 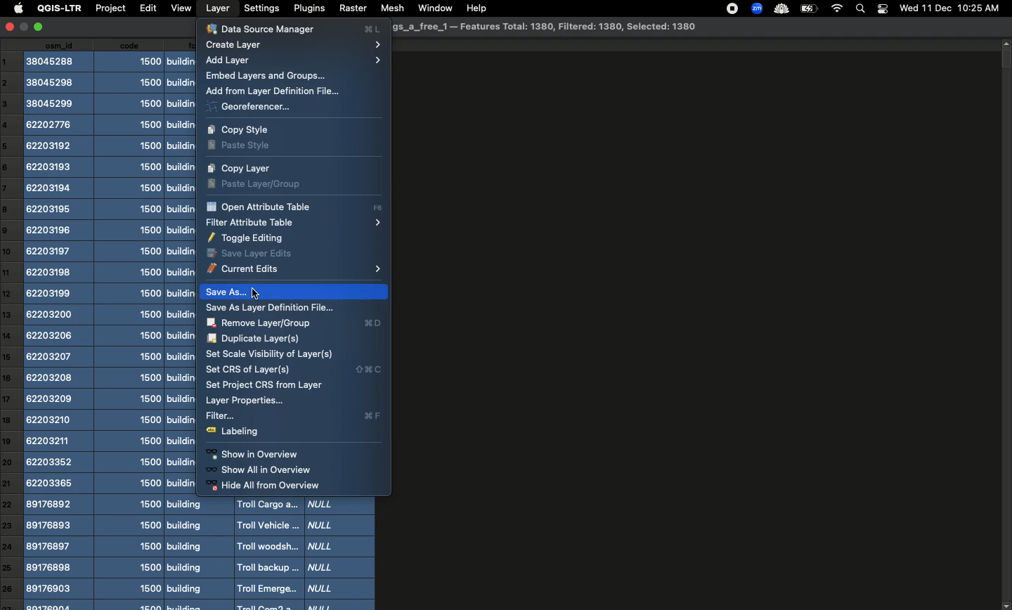 I want to click on Scroll, so click(x=1006, y=324).